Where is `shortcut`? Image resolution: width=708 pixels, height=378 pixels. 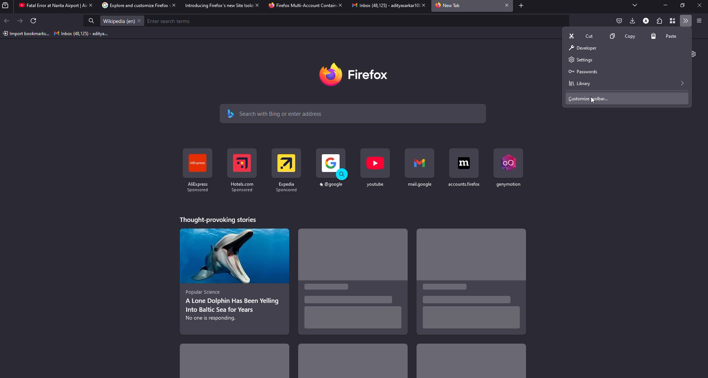 shortcut is located at coordinates (420, 168).